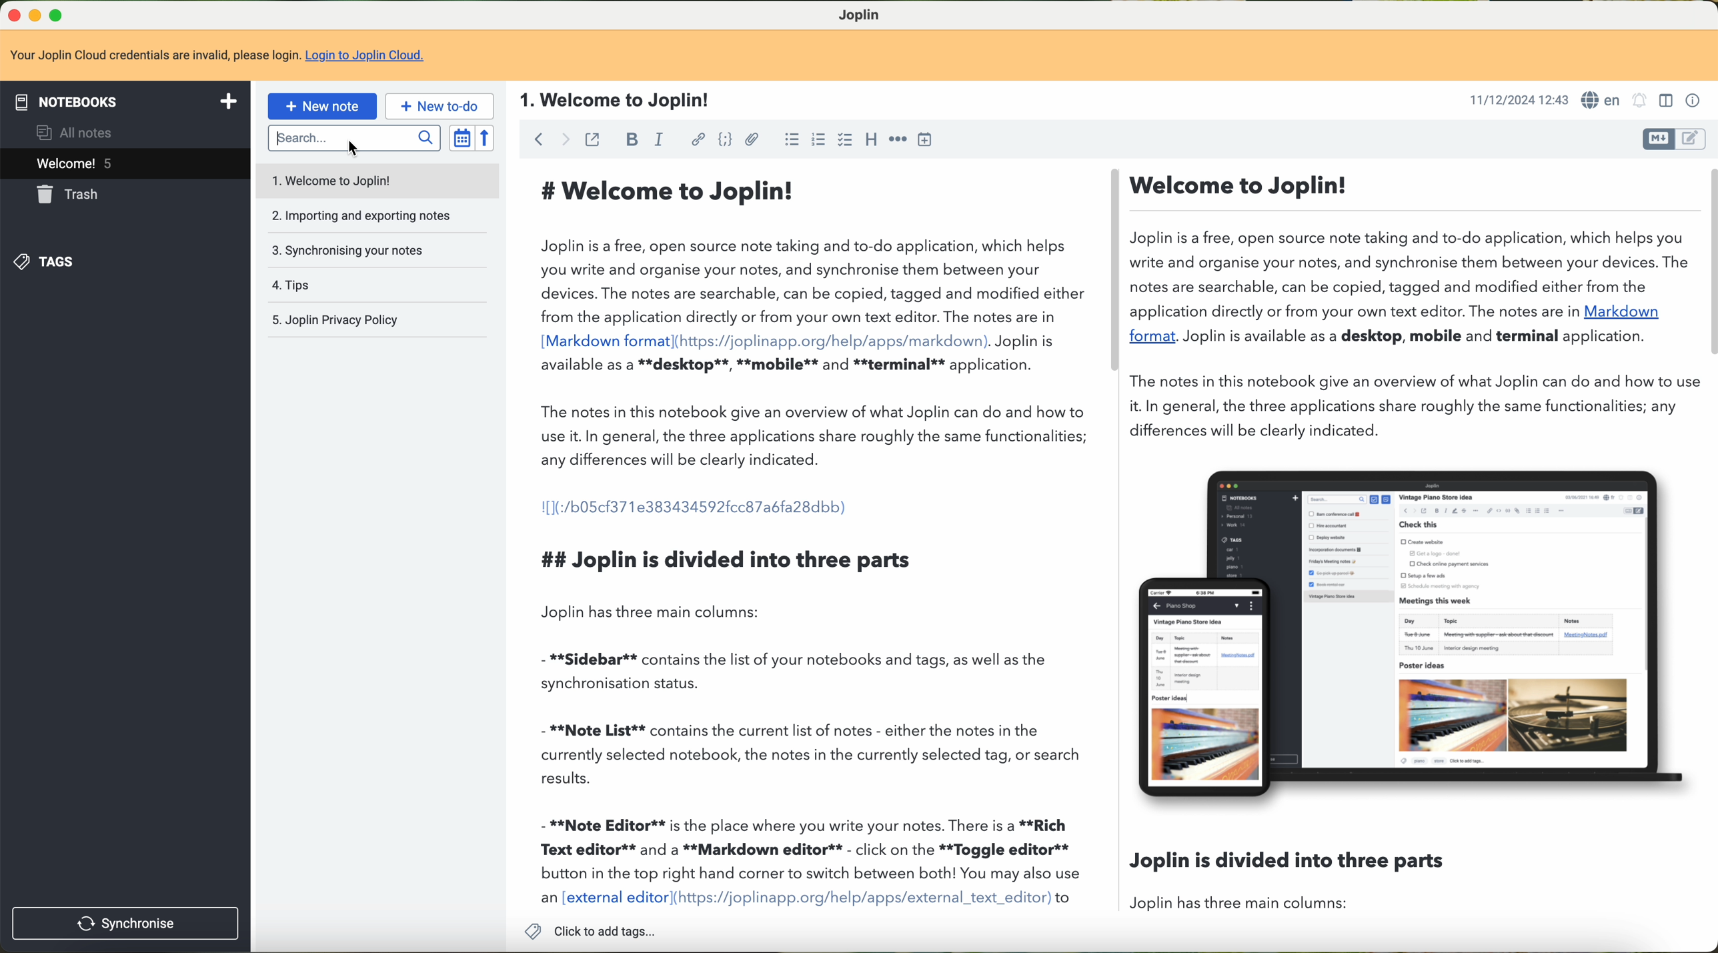 Image resolution: width=1718 pixels, height=953 pixels. Describe the element at coordinates (846, 141) in the screenshot. I see `checkbox` at that location.